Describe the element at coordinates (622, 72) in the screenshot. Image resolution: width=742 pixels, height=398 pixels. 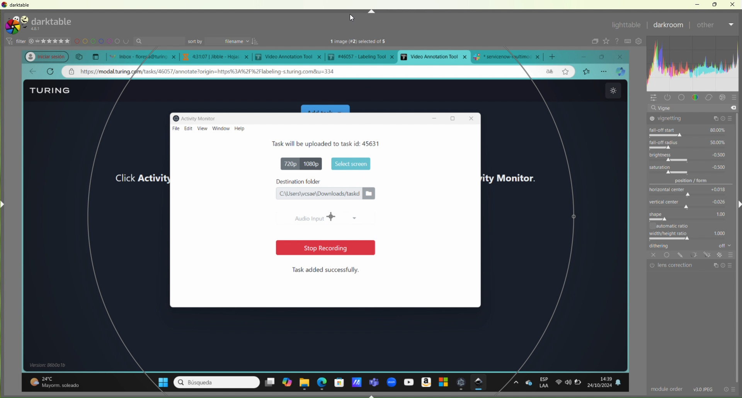
I see `broswer` at that location.